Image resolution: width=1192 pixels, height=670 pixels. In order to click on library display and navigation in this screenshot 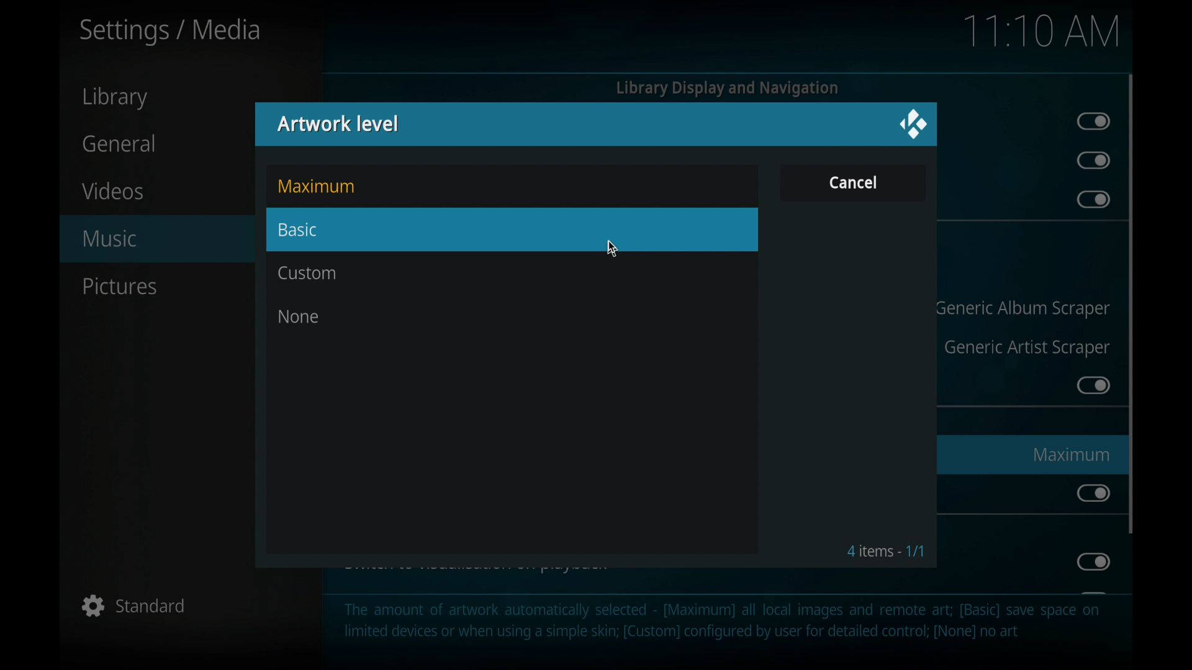, I will do `click(726, 88)`.